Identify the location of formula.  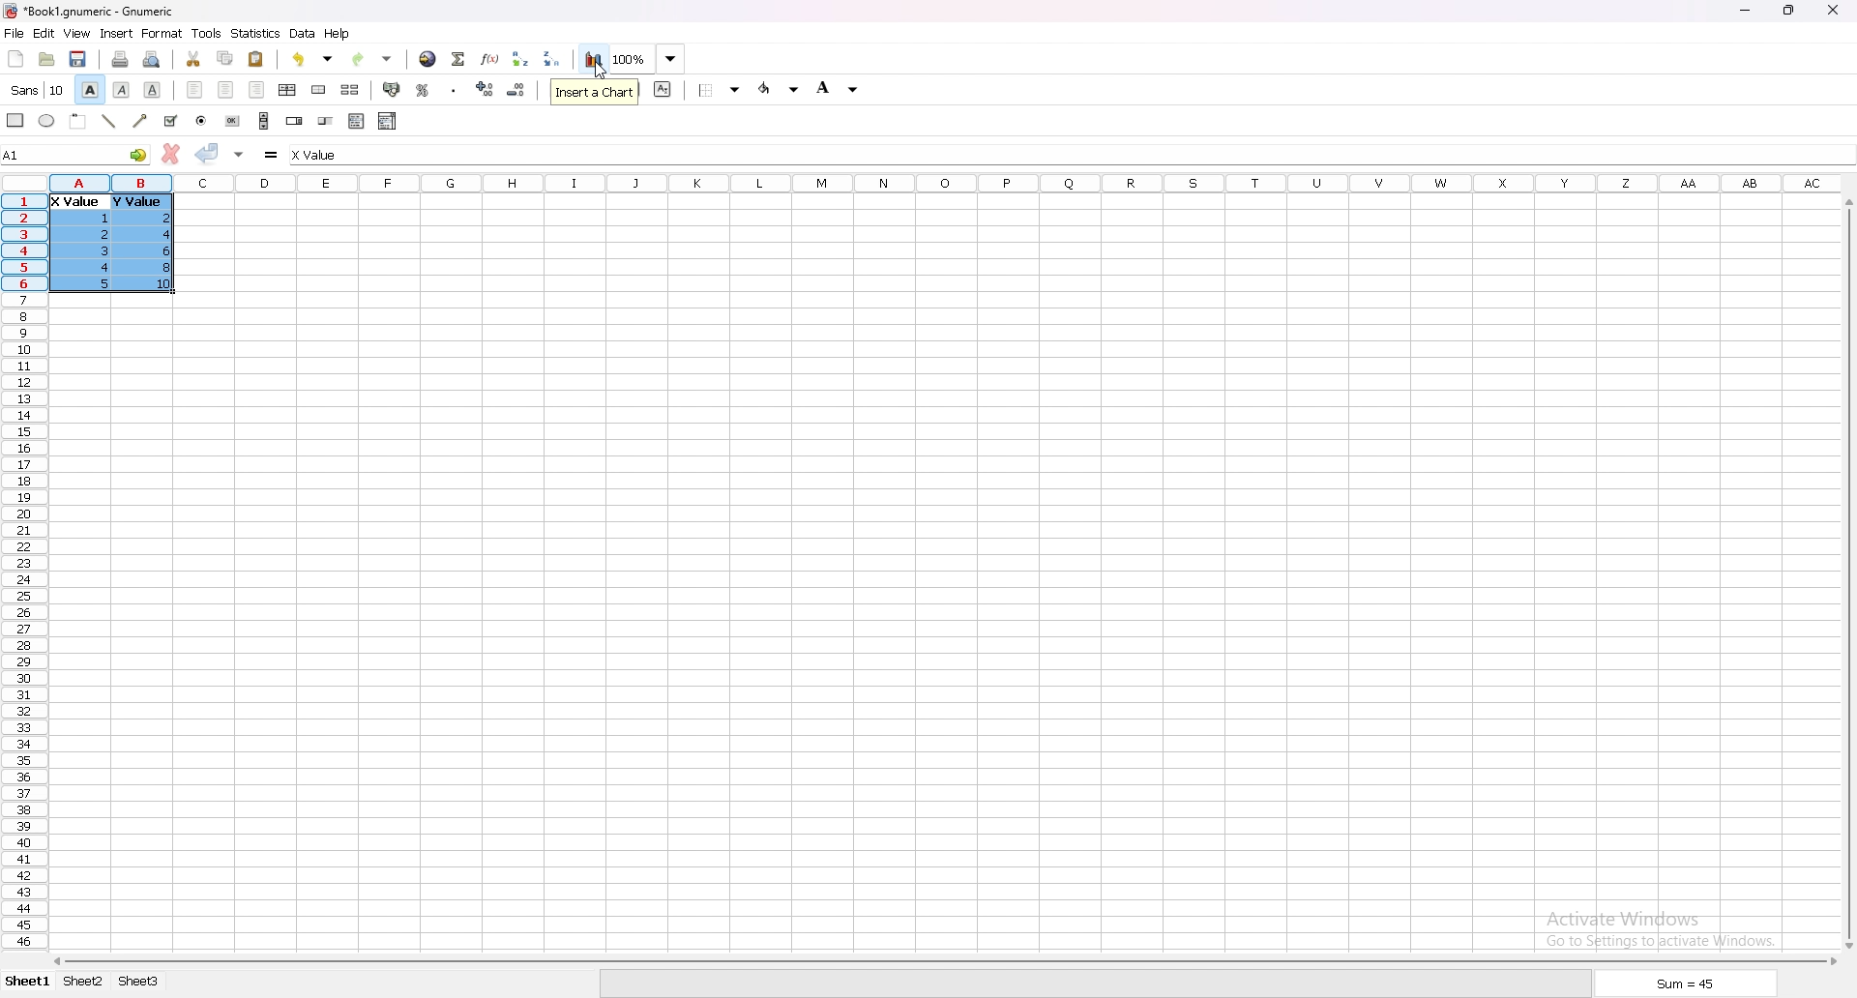
(273, 154).